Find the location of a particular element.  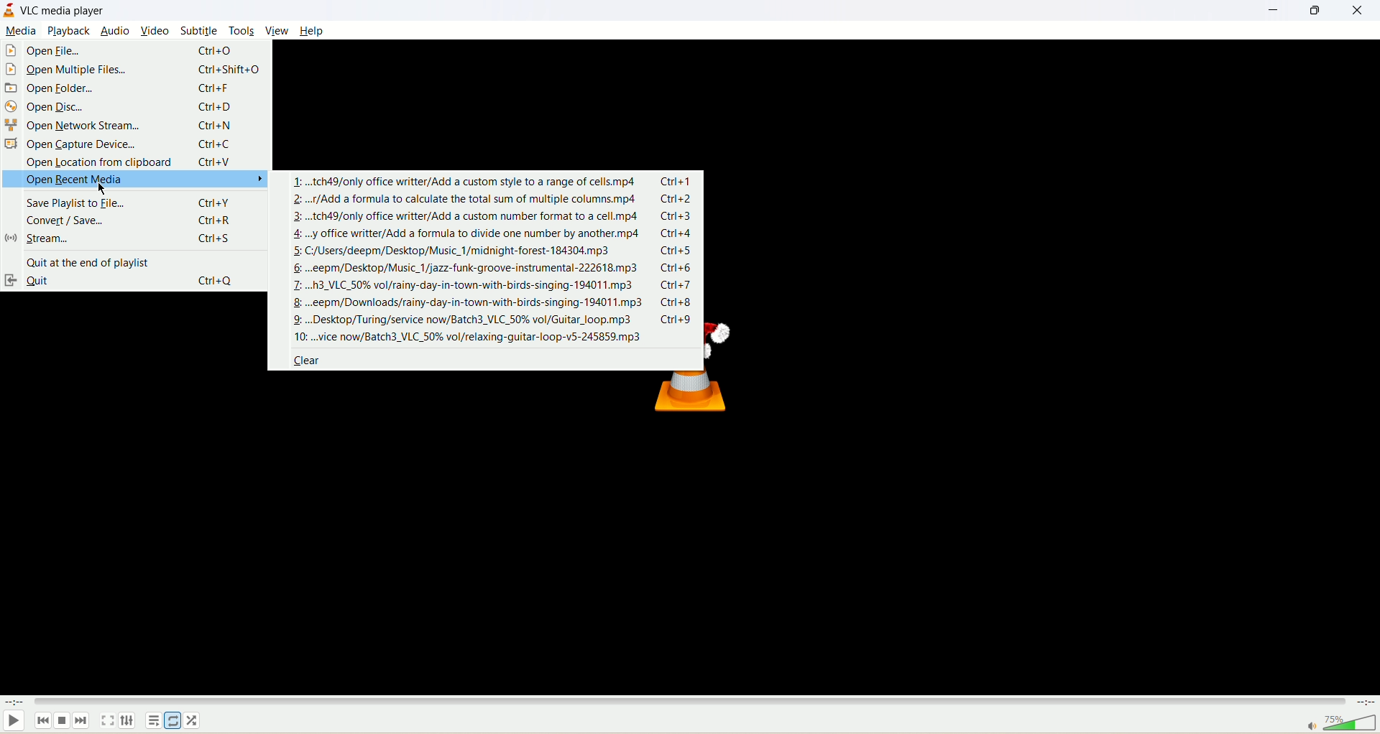

ctrl+4 is located at coordinates (681, 233).